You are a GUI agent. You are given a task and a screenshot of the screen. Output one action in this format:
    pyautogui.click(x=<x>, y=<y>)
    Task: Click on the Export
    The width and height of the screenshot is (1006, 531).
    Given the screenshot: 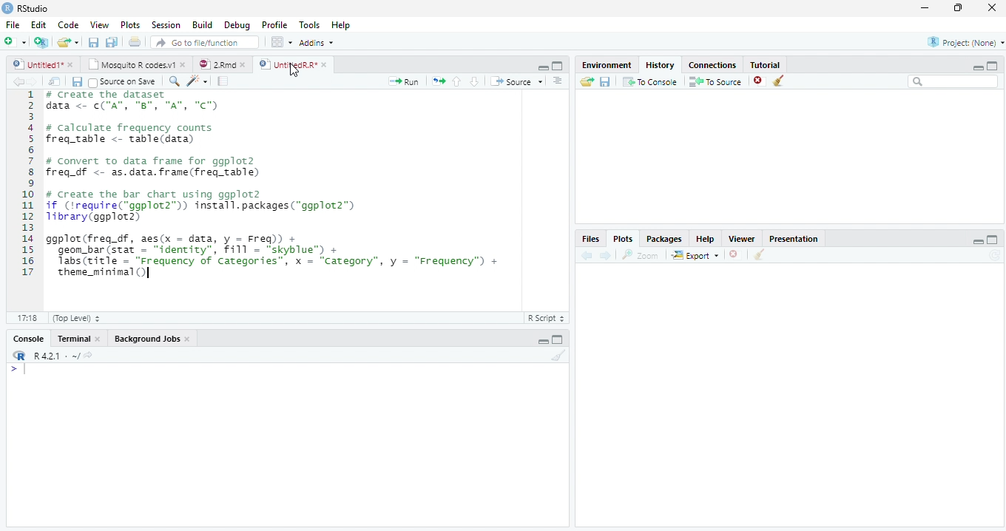 What is the action you would take?
    pyautogui.click(x=694, y=255)
    